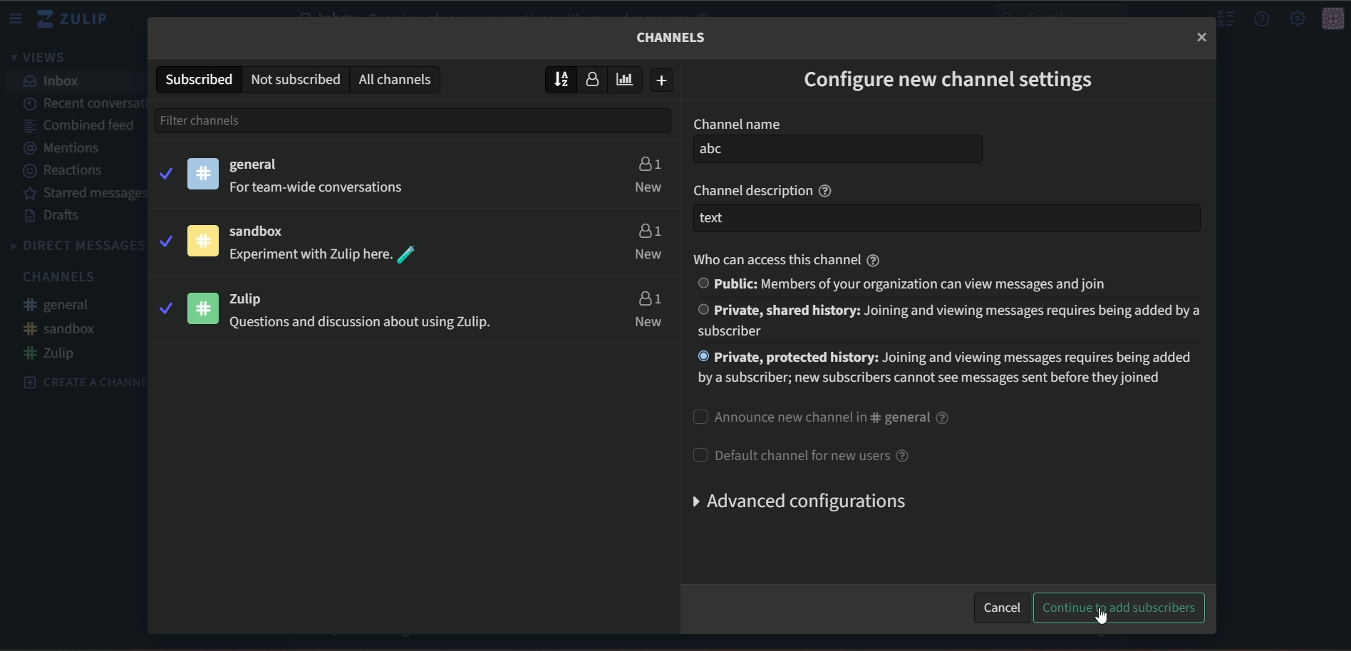 The height and width of the screenshot is (651, 1351). What do you see at coordinates (265, 232) in the screenshot?
I see `sandbox` at bounding box center [265, 232].